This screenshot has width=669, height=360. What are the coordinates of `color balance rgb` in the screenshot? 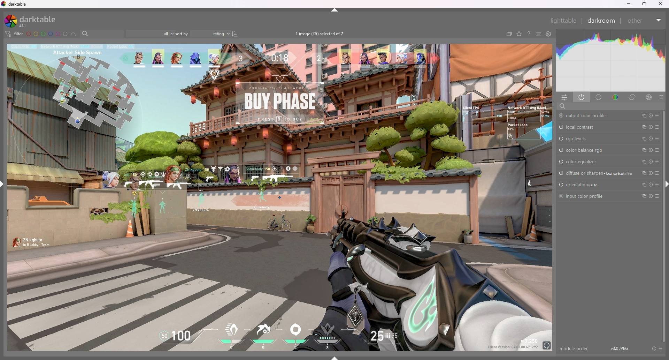 It's located at (586, 150).